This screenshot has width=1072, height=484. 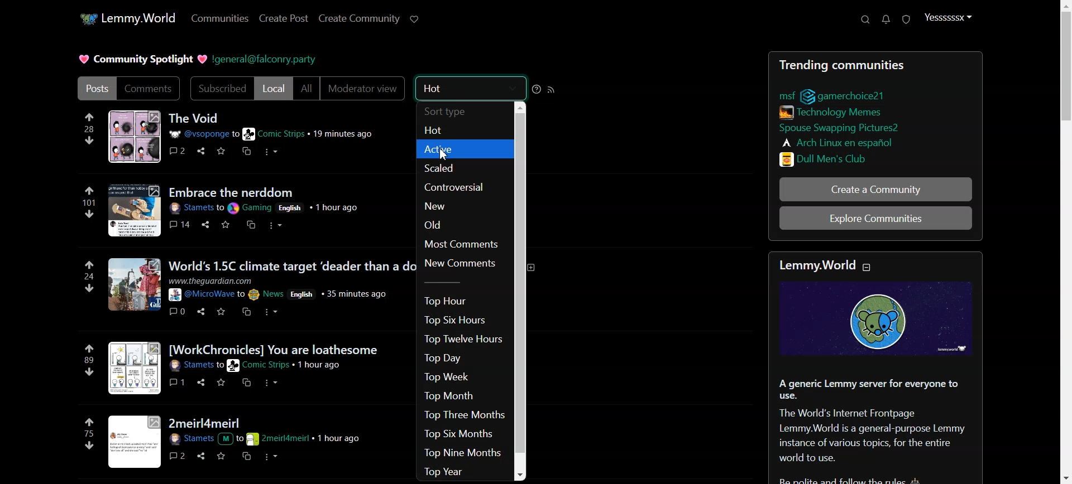 I want to click on Top Three Months, so click(x=463, y=414).